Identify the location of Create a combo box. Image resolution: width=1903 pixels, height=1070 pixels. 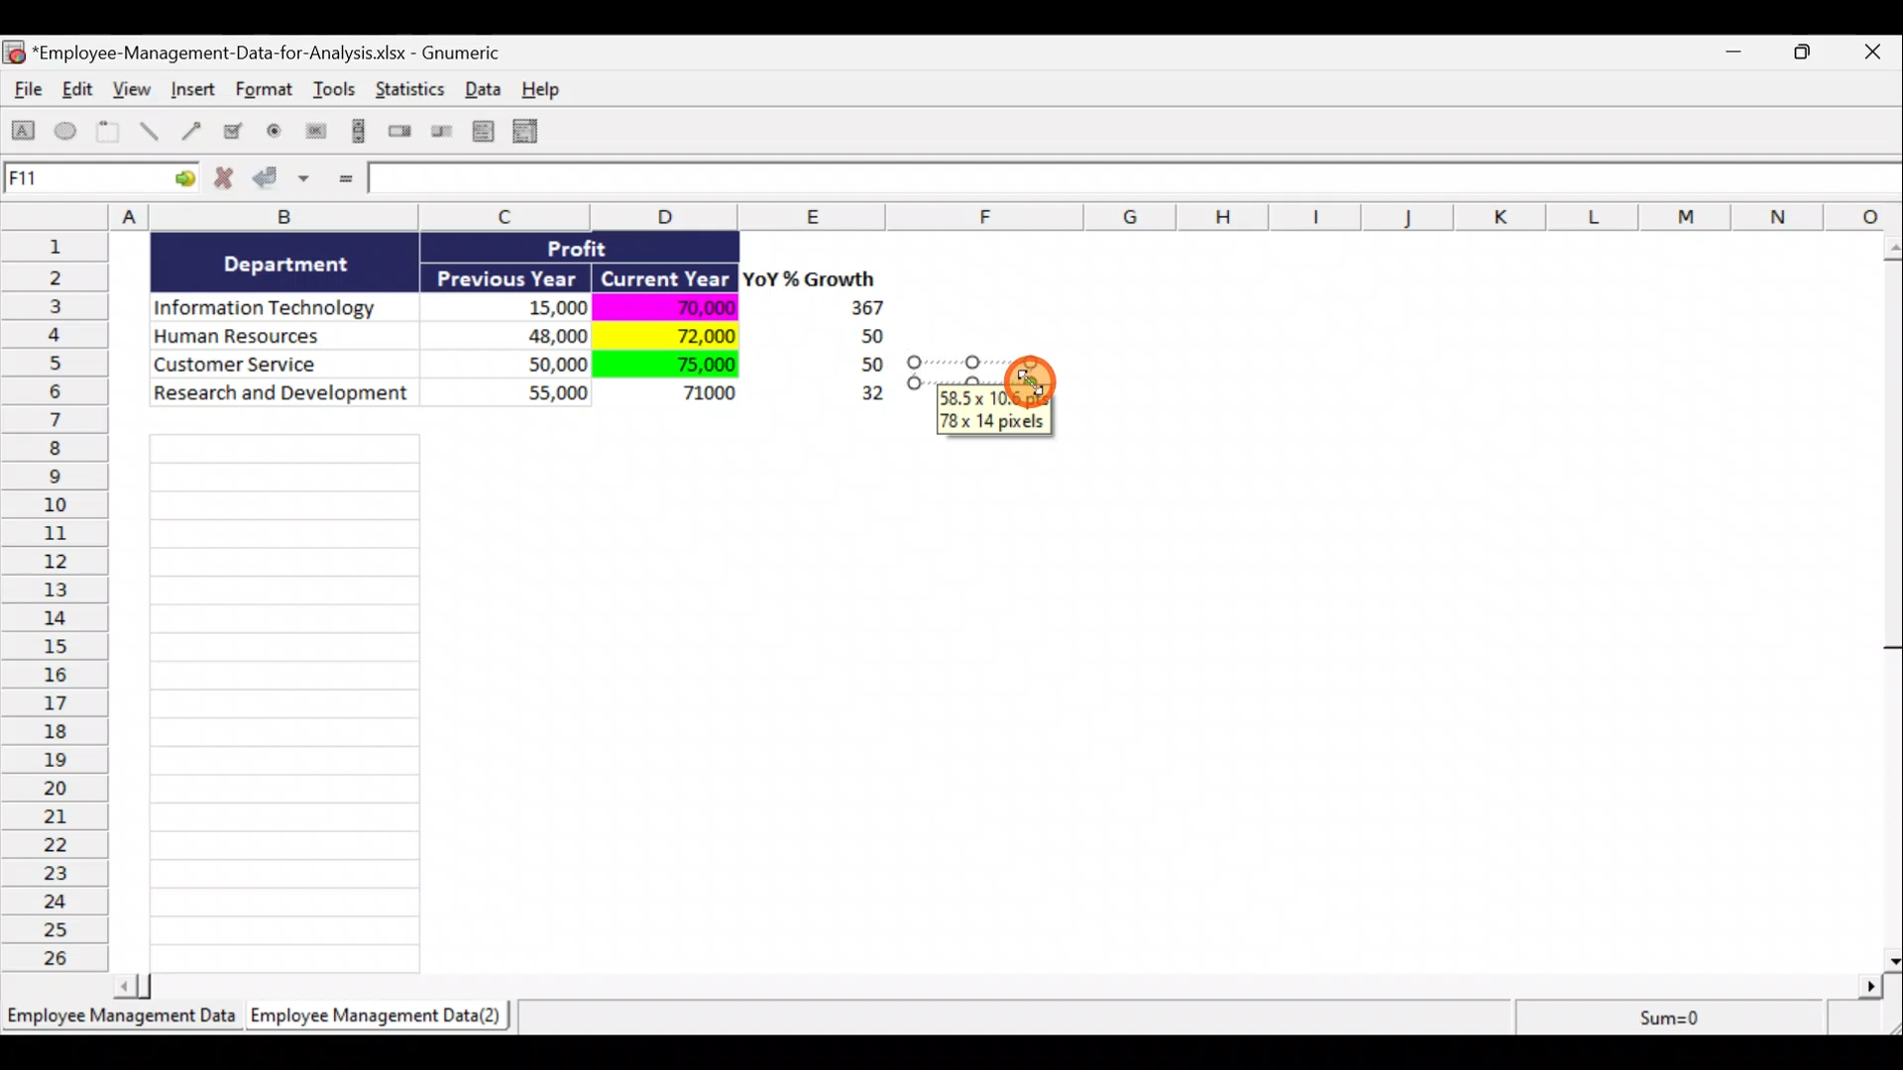
(534, 132).